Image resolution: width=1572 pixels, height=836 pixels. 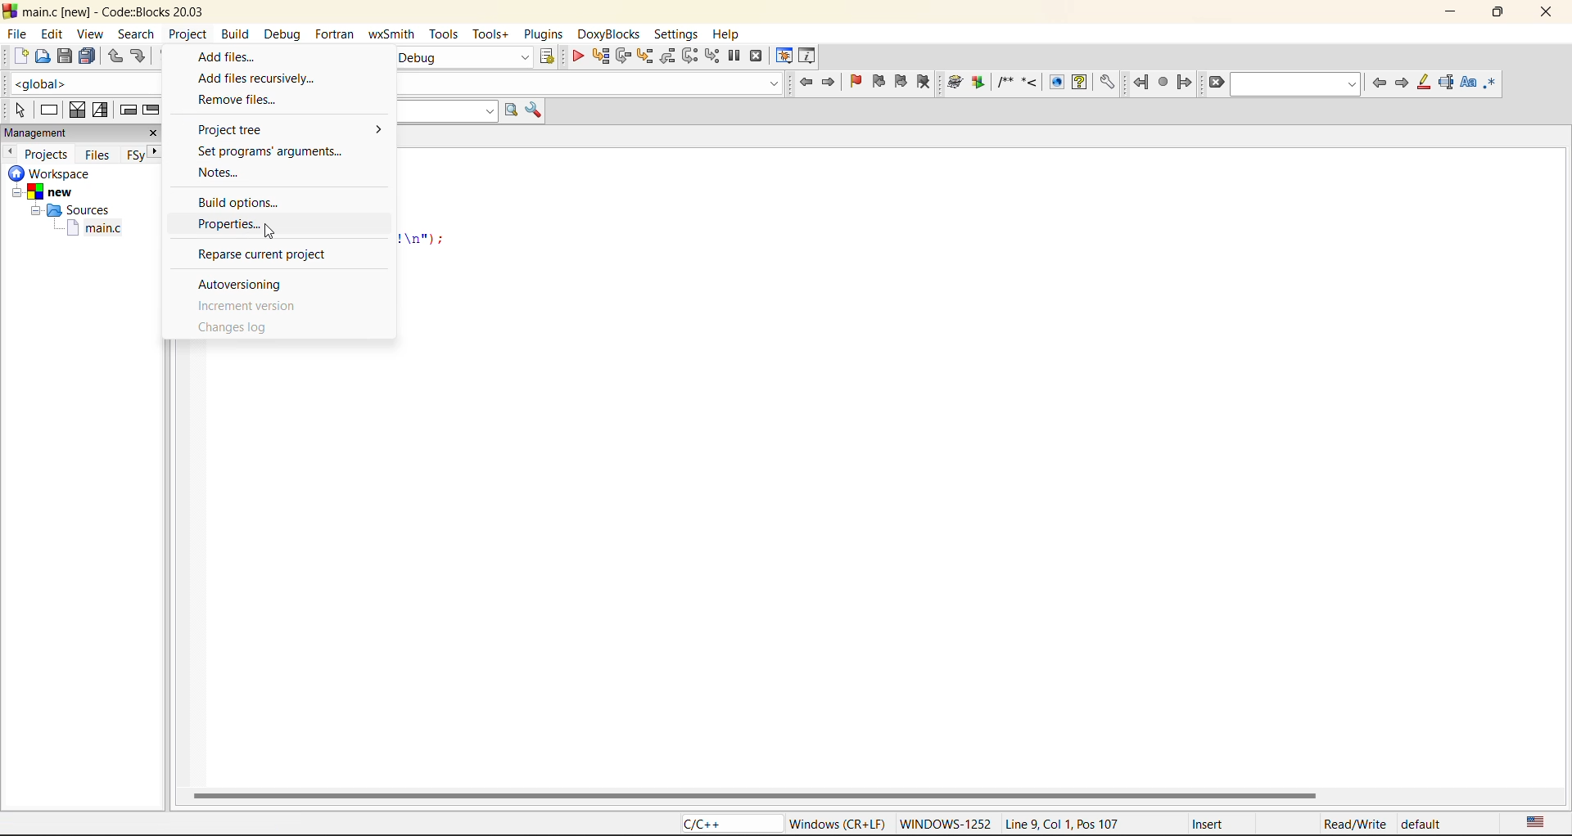 I want to click on break debugger, so click(x=735, y=56).